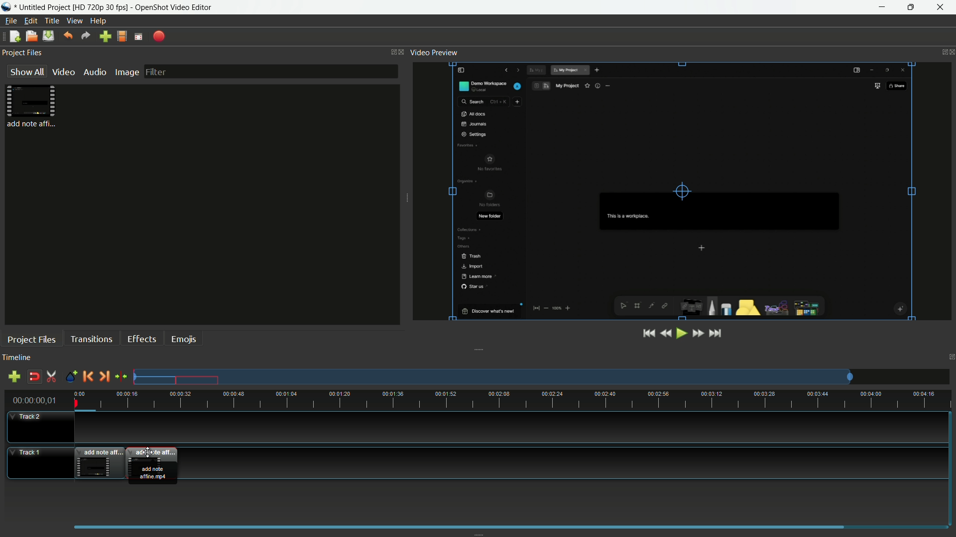  What do you see at coordinates (94, 72) in the screenshot?
I see `audio` at bounding box center [94, 72].